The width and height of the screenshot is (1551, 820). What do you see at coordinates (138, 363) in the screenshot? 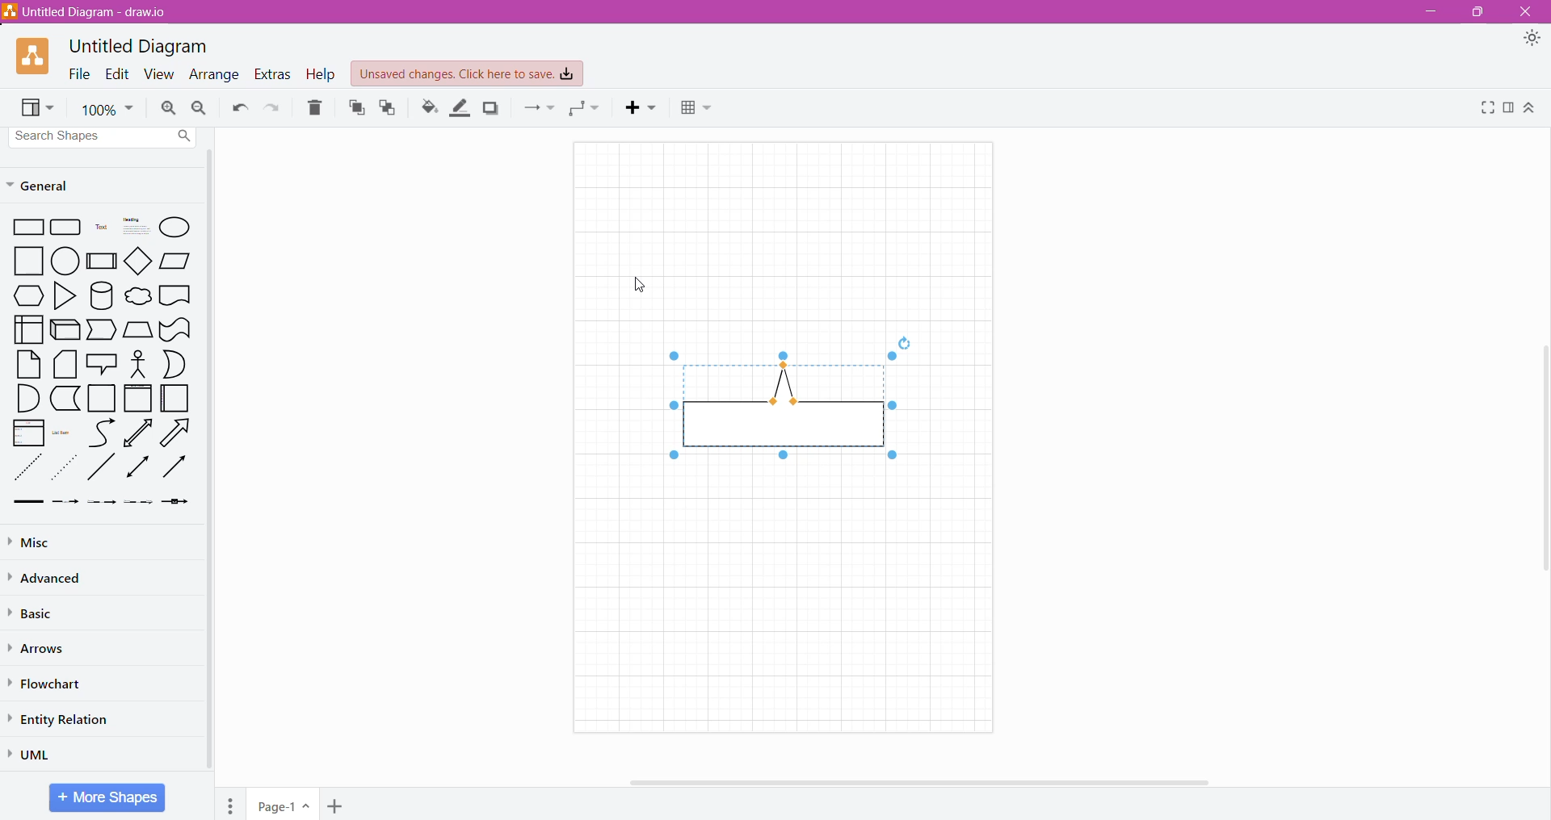
I see `Stick Figure` at bounding box center [138, 363].